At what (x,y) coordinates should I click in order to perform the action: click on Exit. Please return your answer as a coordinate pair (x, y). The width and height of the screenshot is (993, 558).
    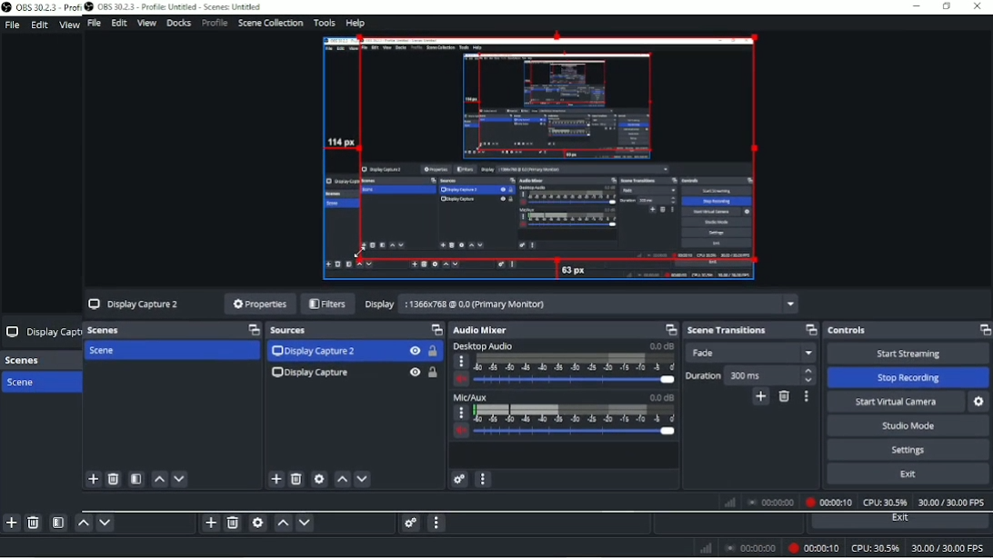
    Looking at the image, I should click on (900, 520).